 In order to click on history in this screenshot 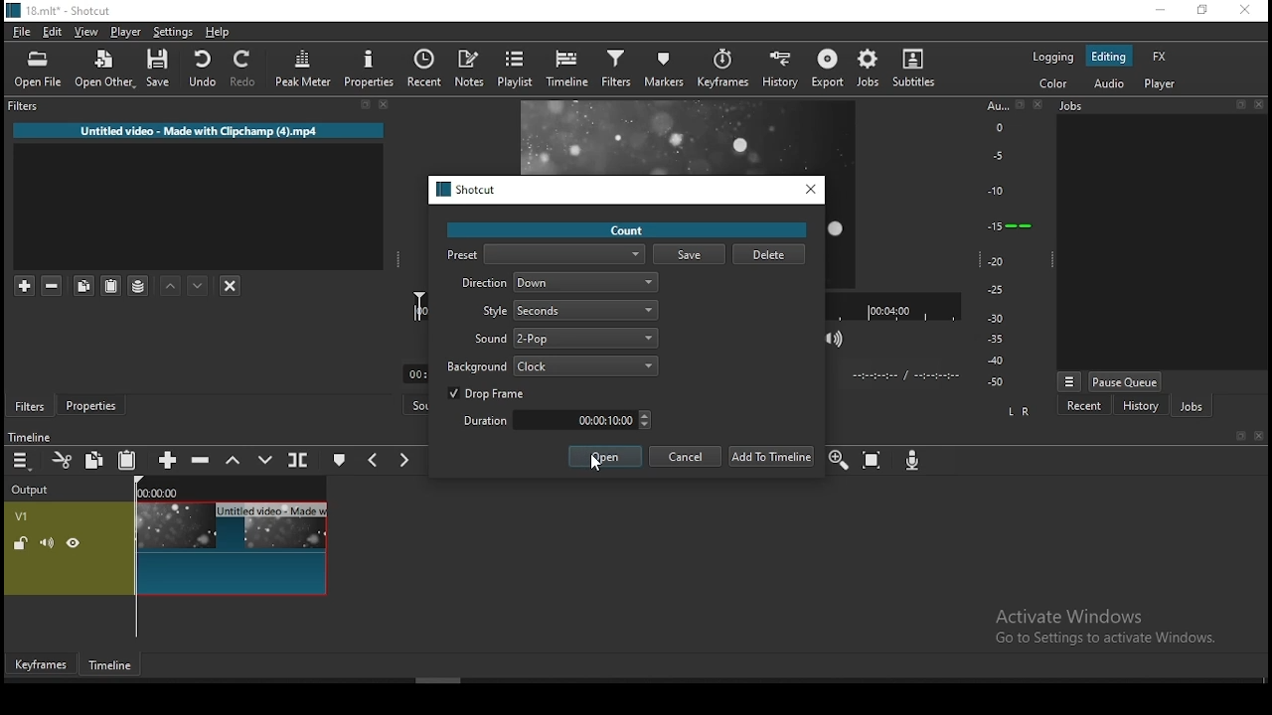, I will do `click(1140, 407)`.